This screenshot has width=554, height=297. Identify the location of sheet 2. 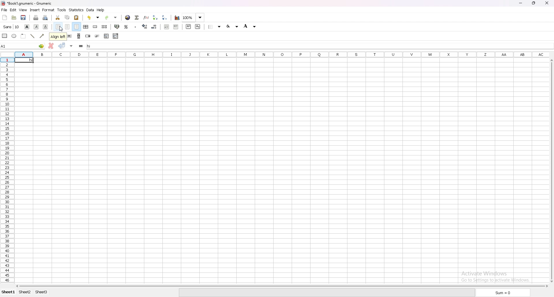
(25, 292).